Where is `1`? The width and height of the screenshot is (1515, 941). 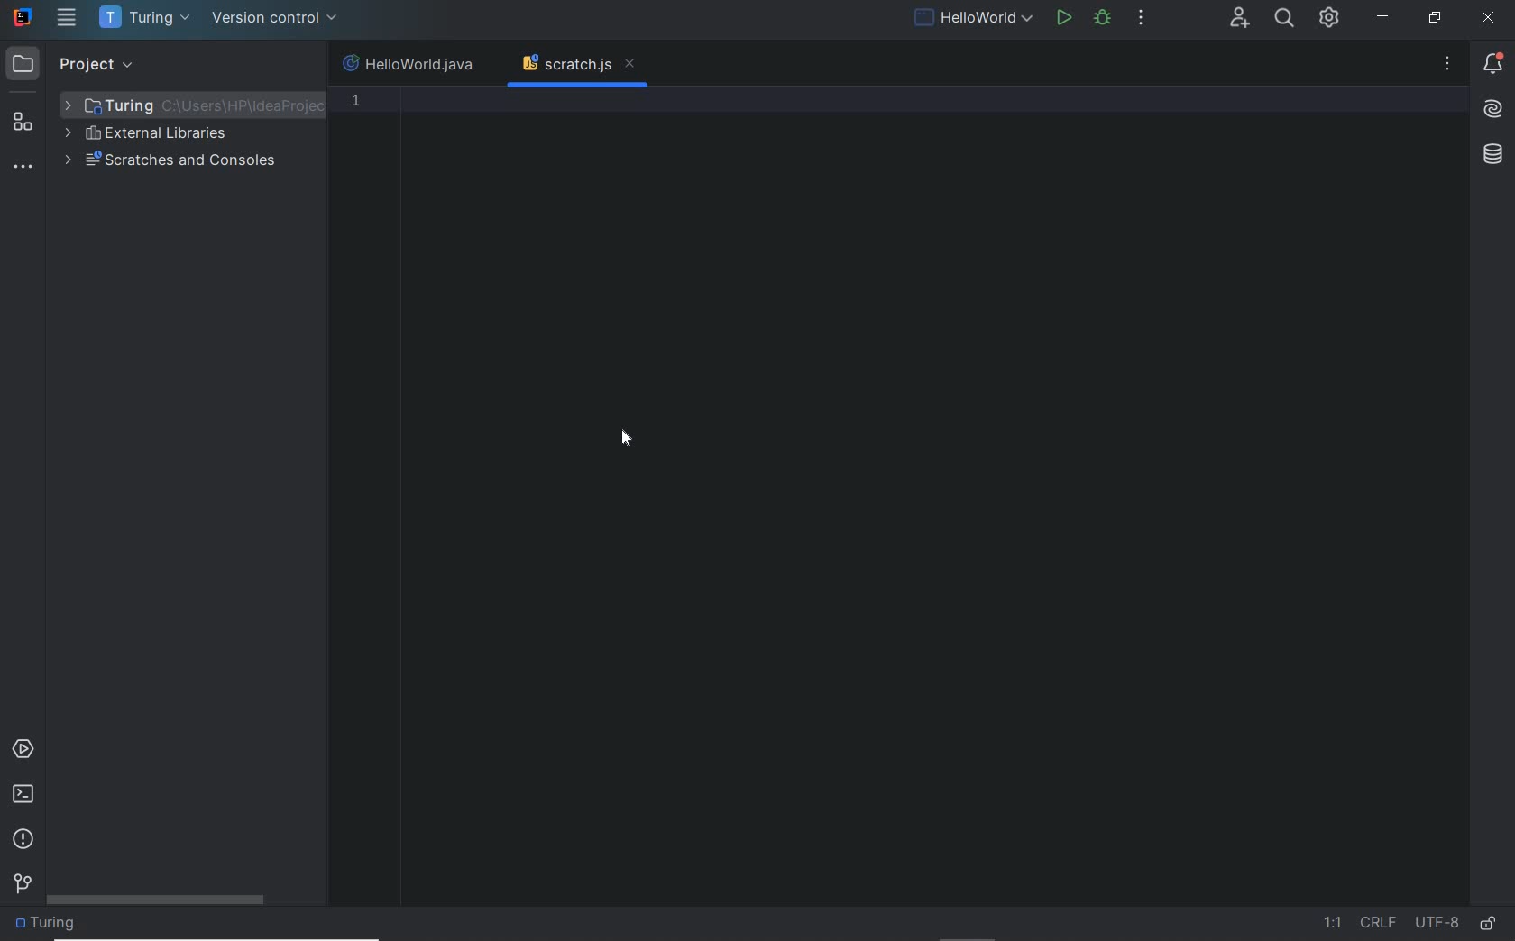
1 is located at coordinates (356, 100).